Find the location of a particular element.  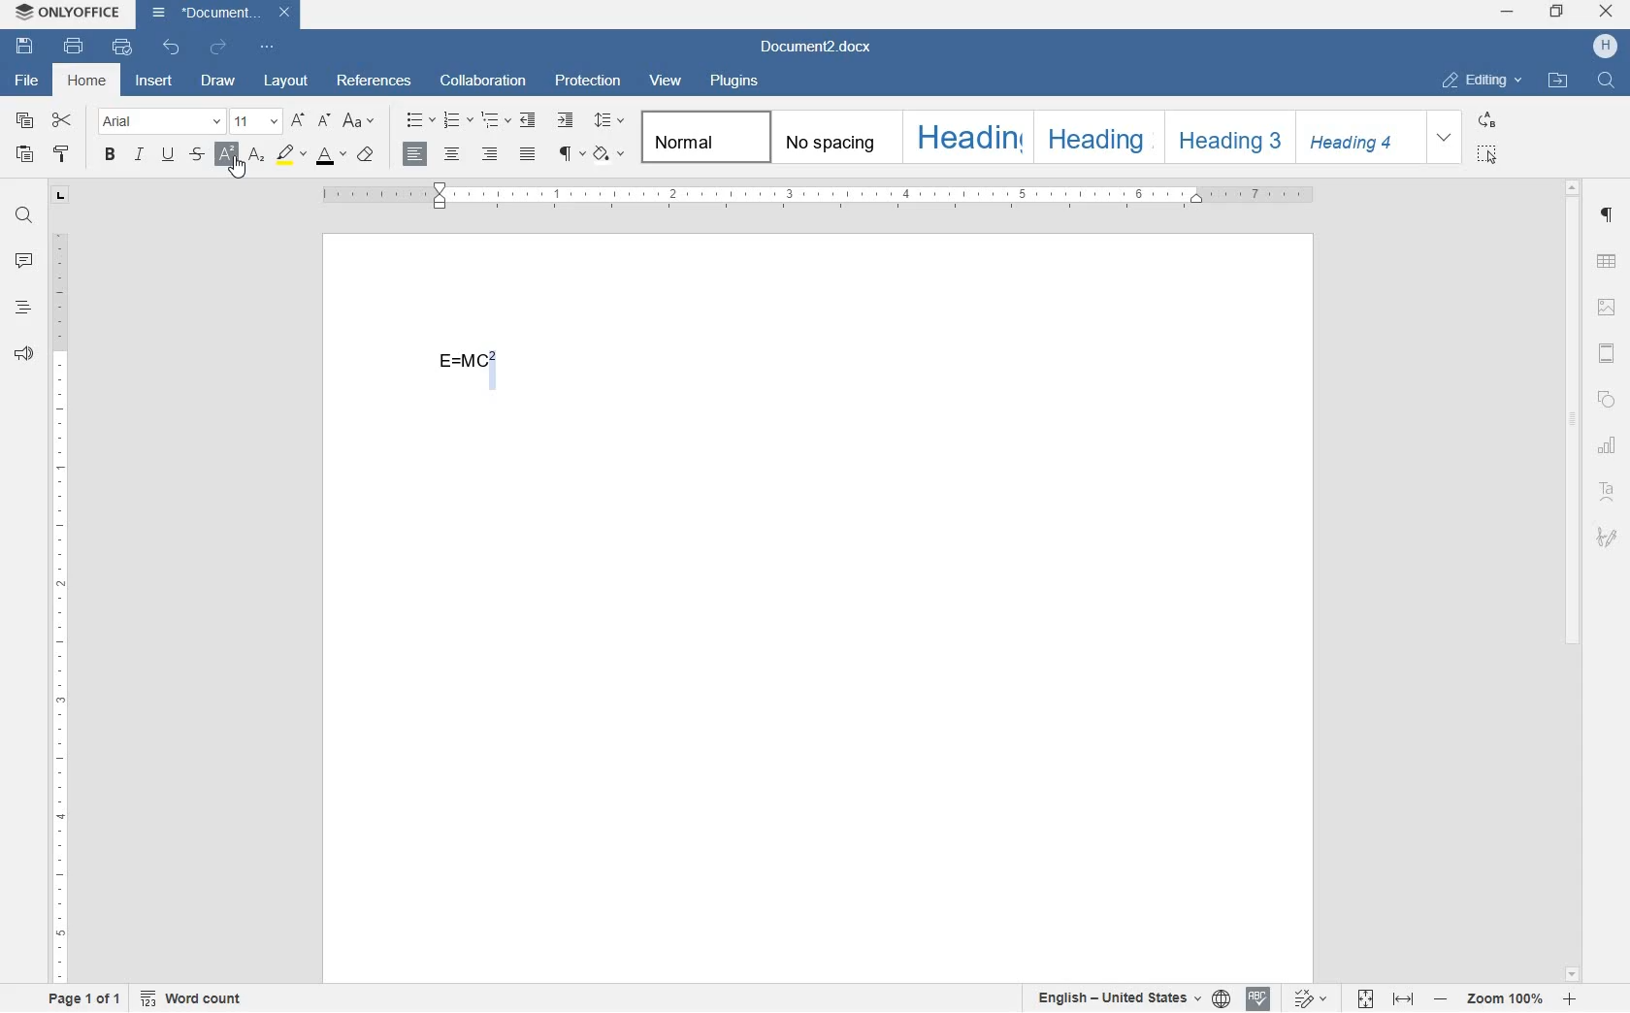

no spacing is located at coordinates (832, 136).